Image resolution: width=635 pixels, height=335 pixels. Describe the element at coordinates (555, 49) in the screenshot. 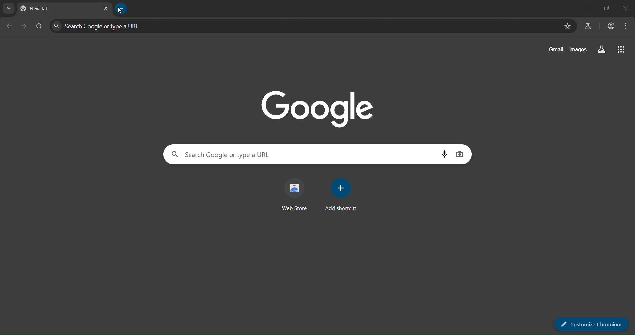

I see `gmail` at that location.